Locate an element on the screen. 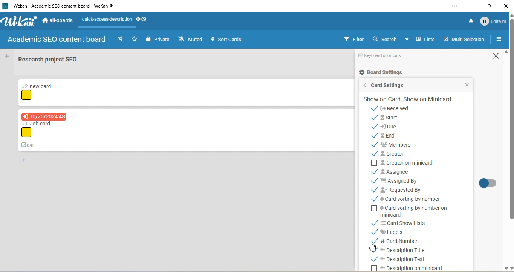 The width and height of the screenshot is (514, 272). scroll down is located at coordinates (505, 269).